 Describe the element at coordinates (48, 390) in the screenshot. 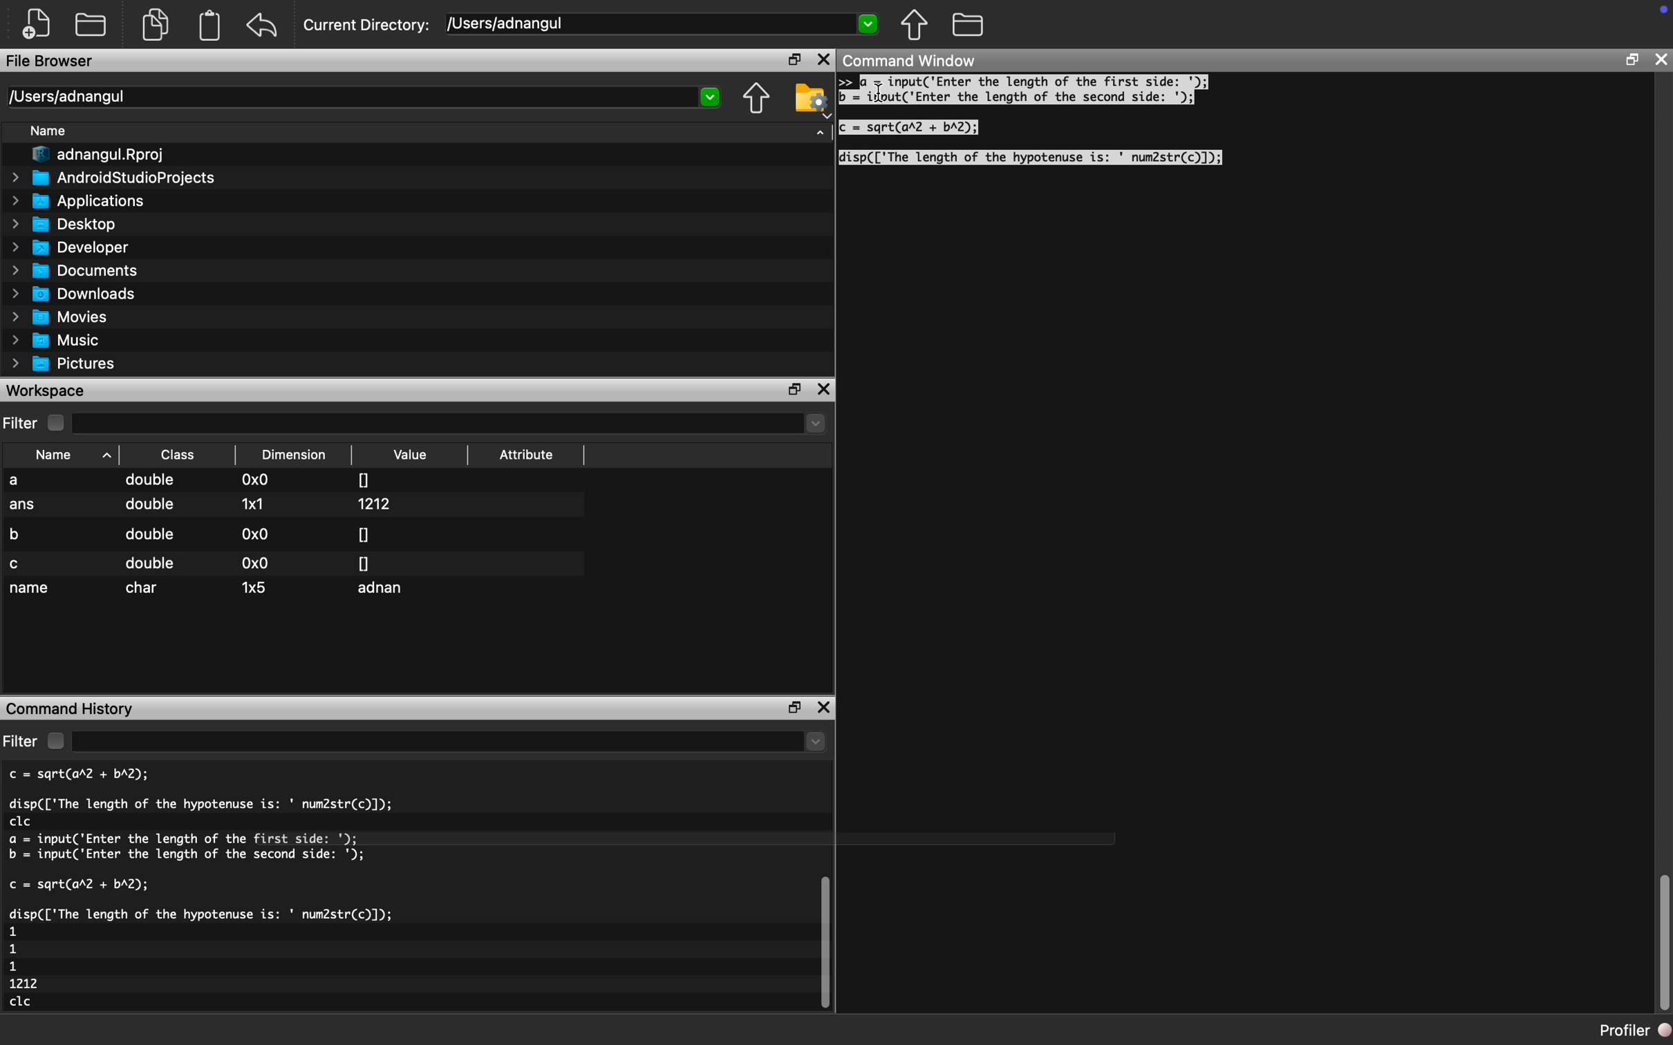

I see `Workspace` at that location.